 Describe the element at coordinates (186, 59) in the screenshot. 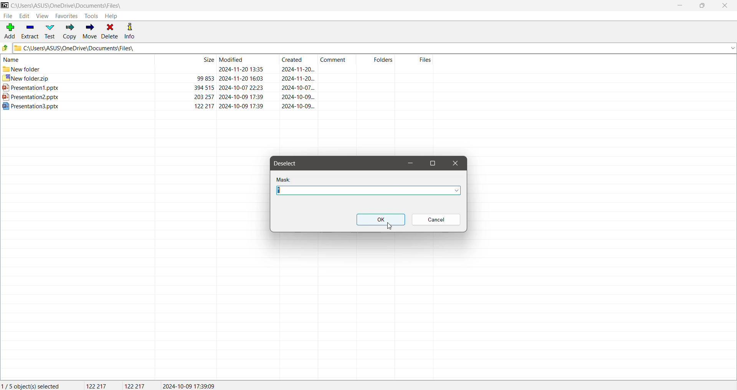

I see `File Sizes` at that location.